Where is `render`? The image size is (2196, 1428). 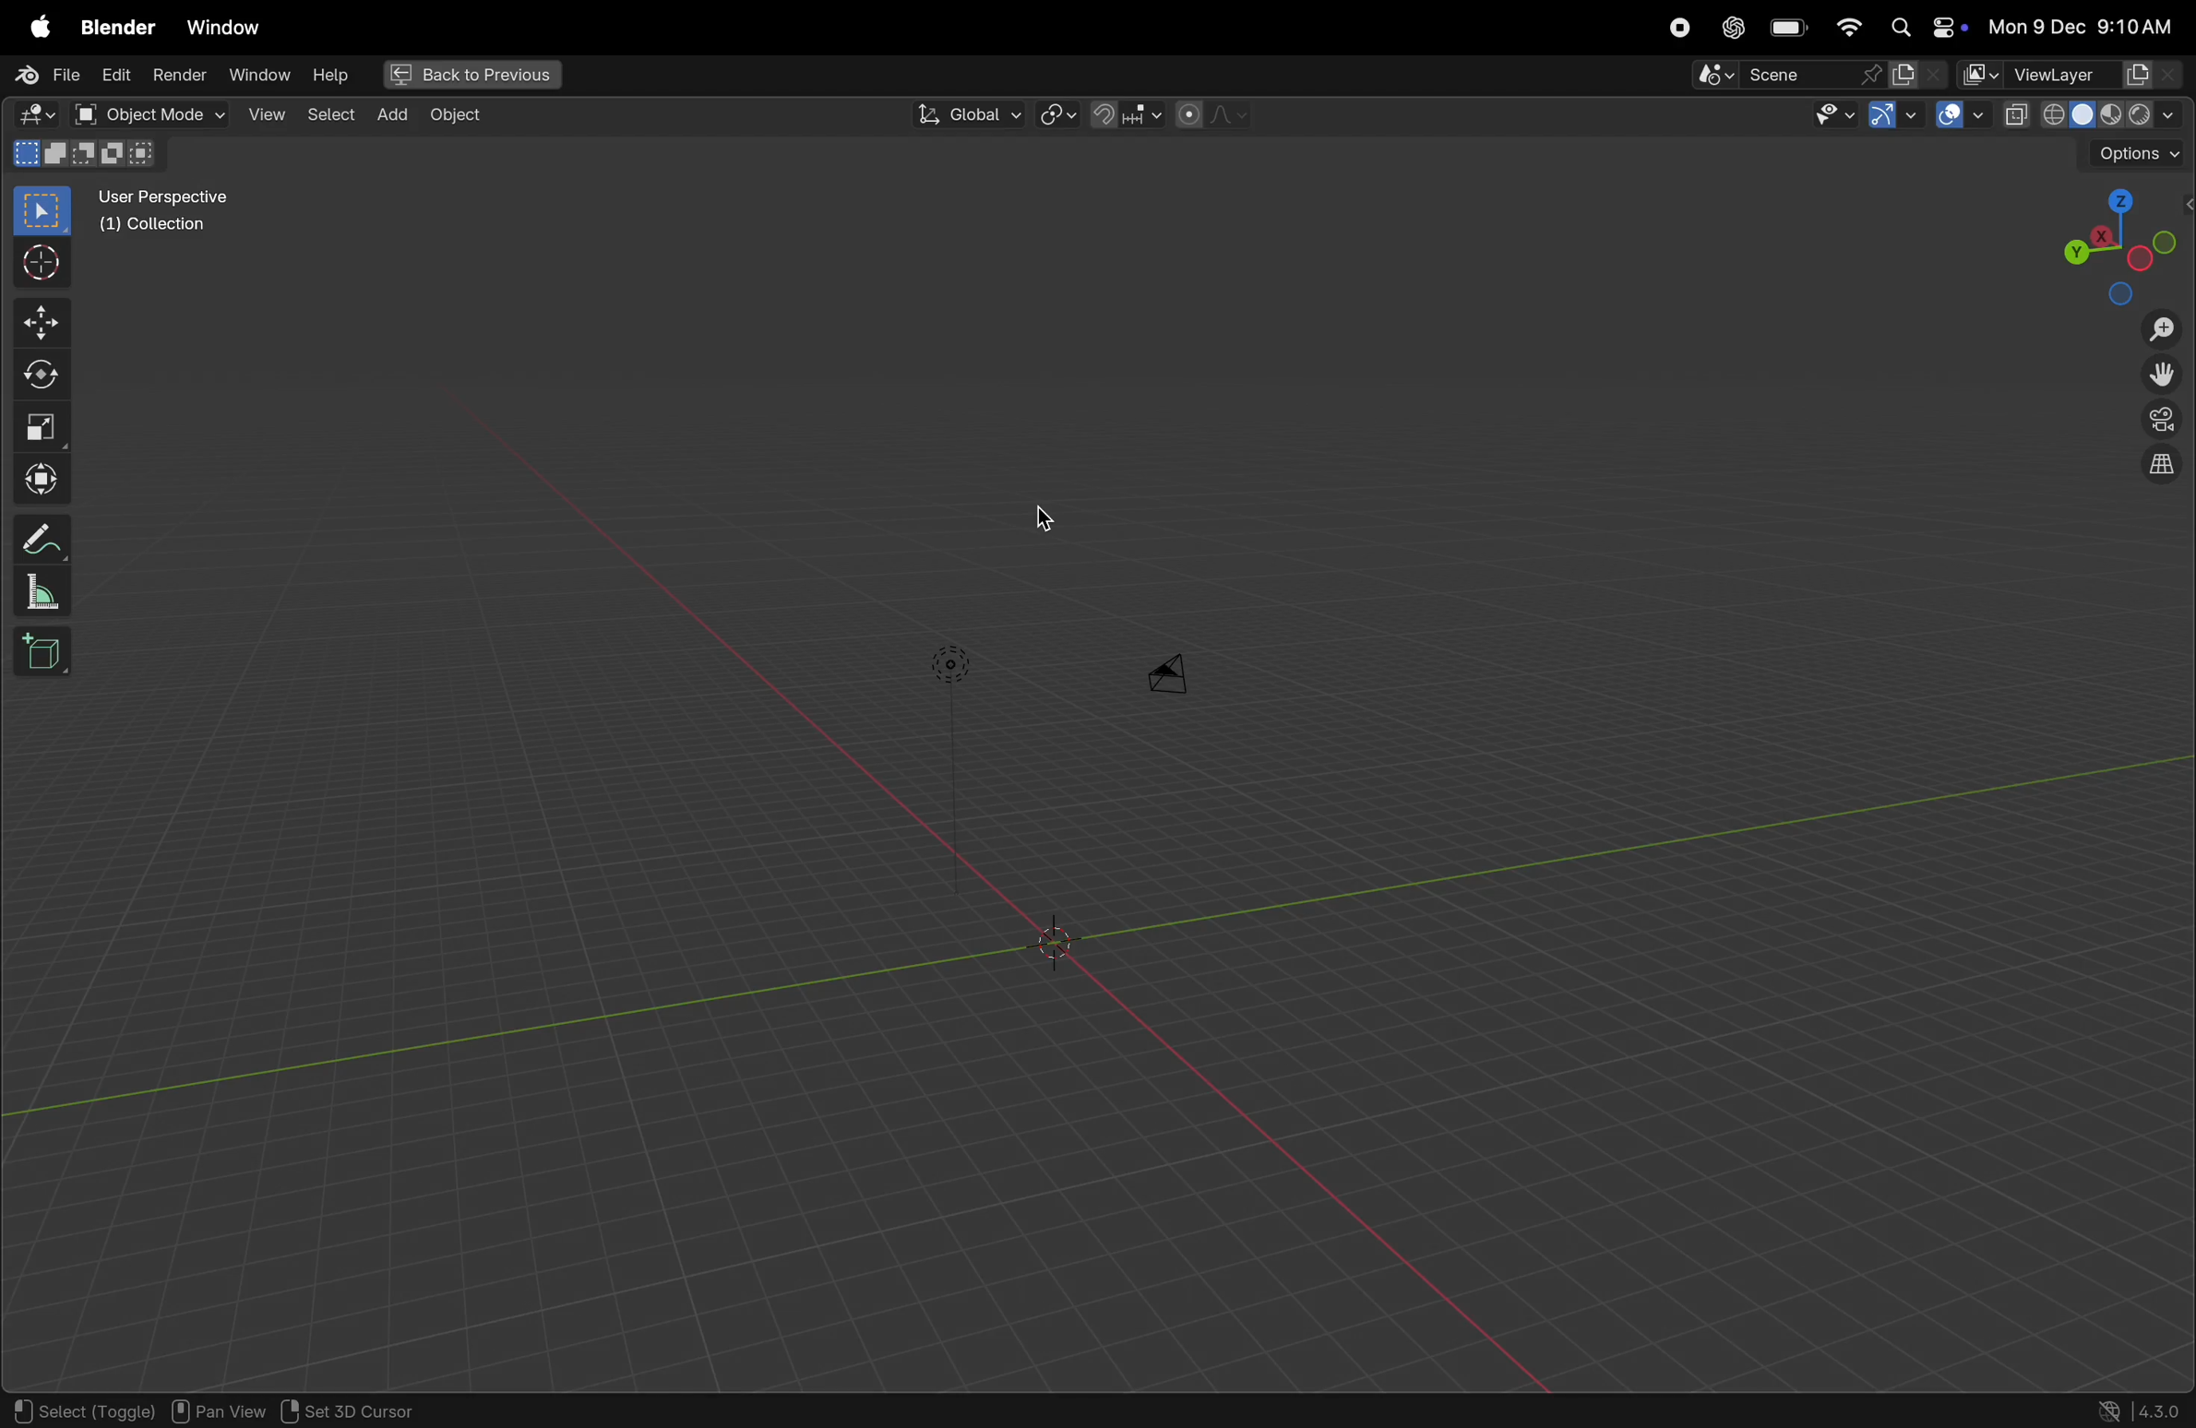 render is located at coordinates (177, 75).